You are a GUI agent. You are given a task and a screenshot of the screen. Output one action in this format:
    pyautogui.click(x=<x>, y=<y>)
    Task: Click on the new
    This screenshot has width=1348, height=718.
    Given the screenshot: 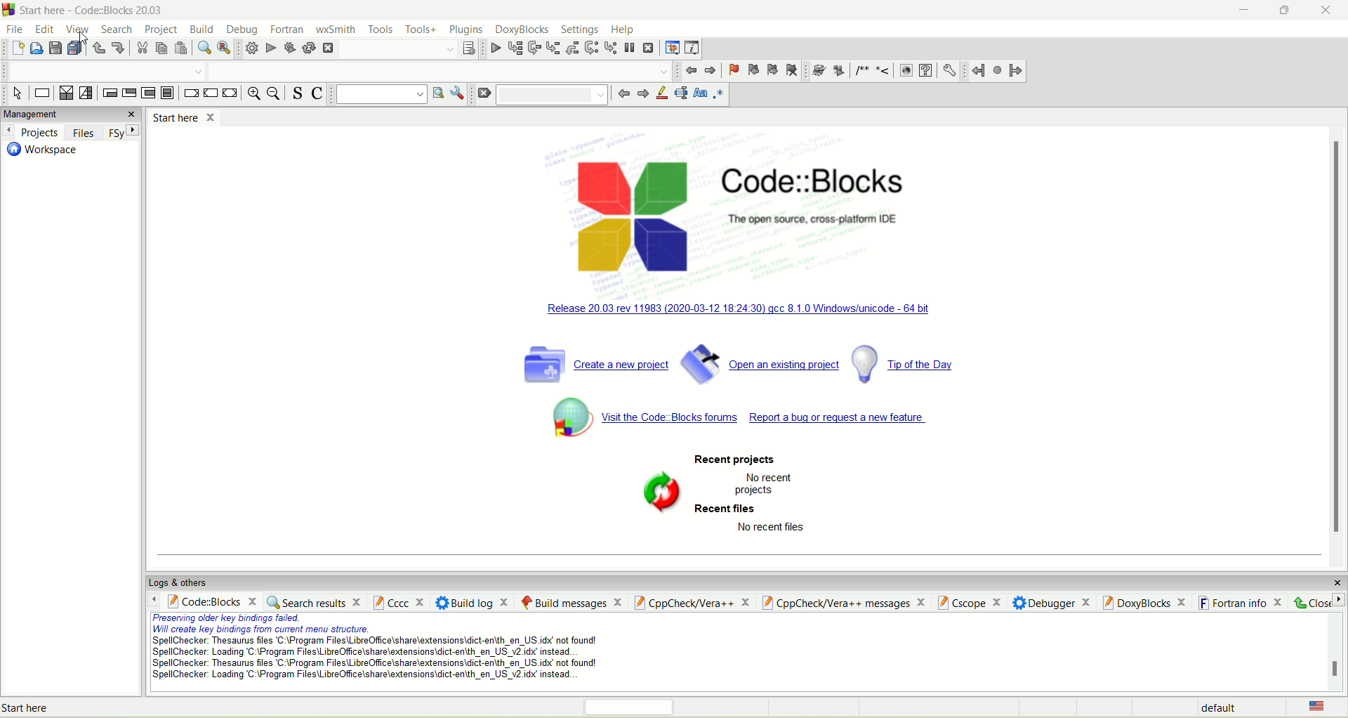 What is the action you would take?
    pyautogui.click(x=15, y=48)
    